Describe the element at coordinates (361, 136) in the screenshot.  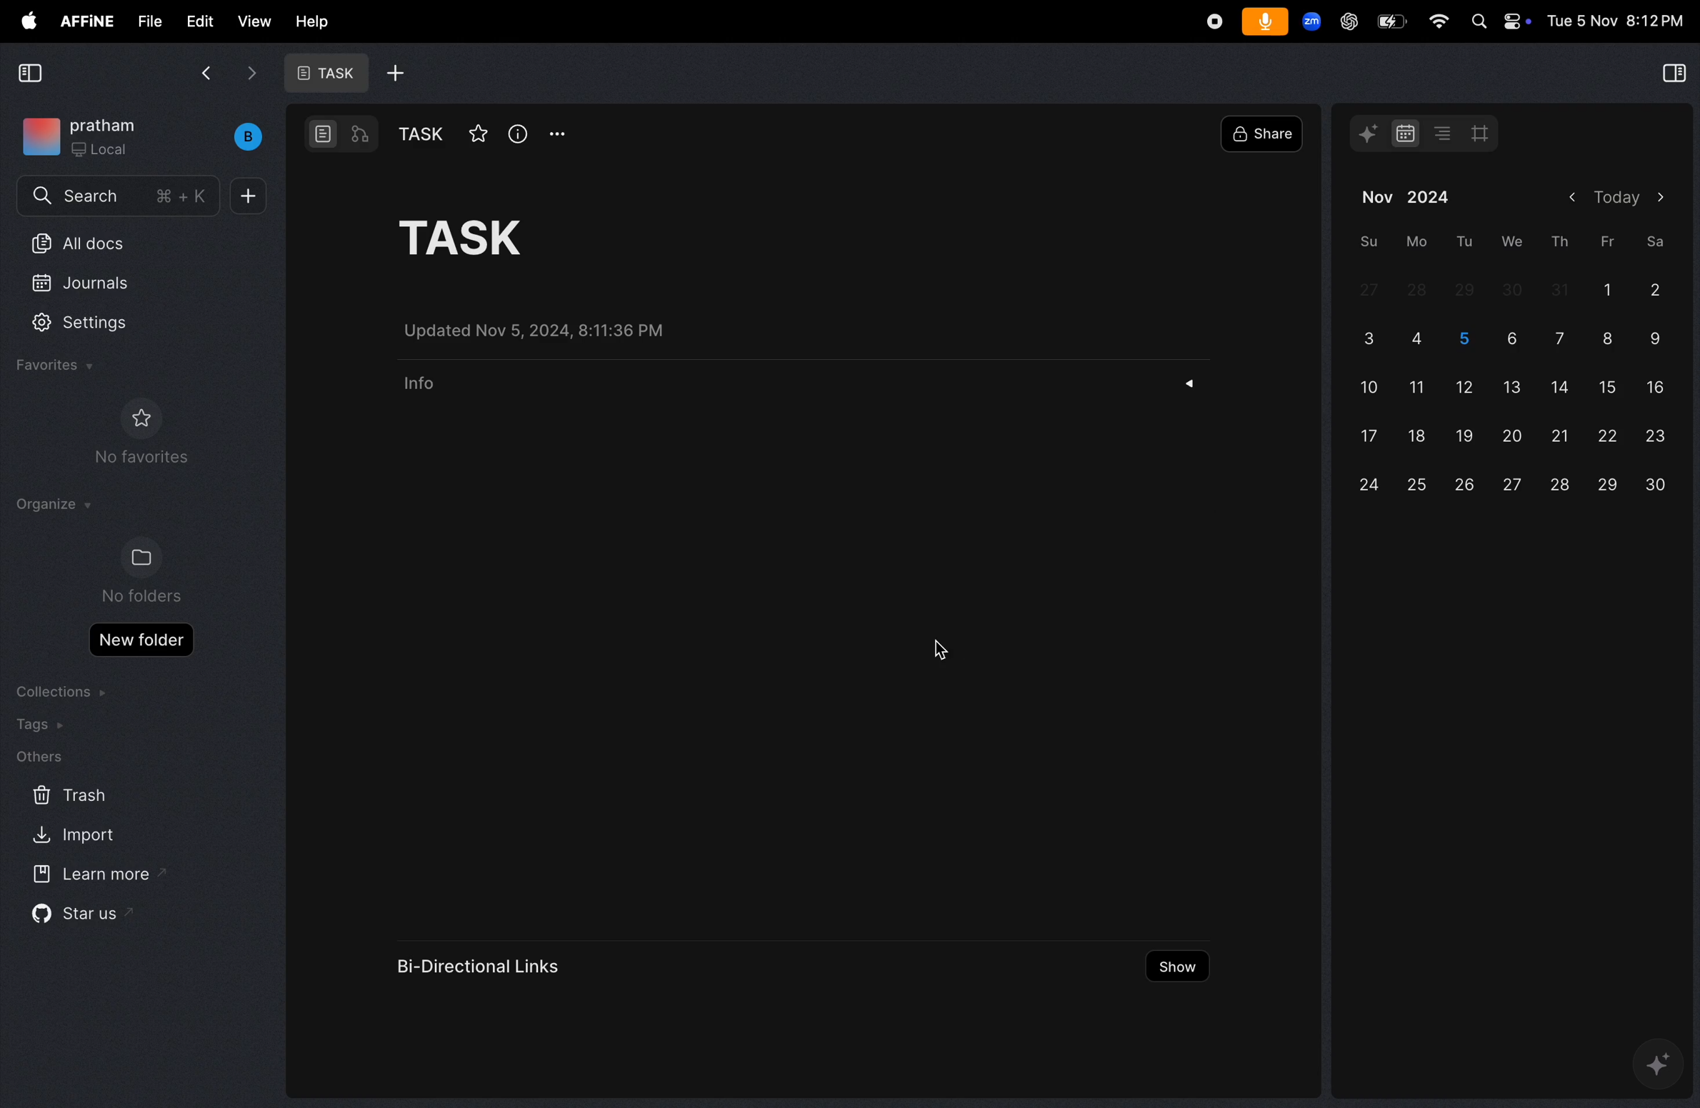
I see `workflow` at that location.